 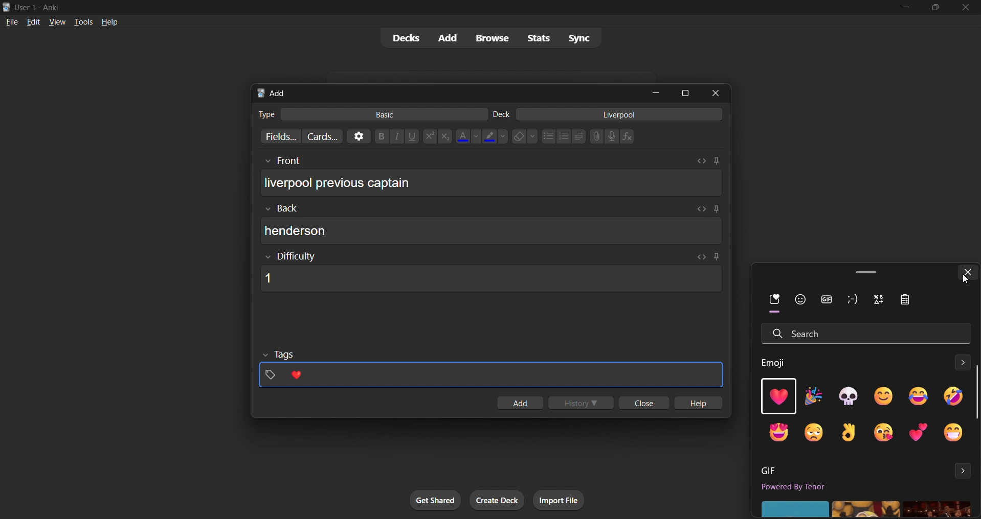 What do you see at coordinates (610, 116) in the screenshot?
I see `card deck input box` at bounding box center [610, 116].